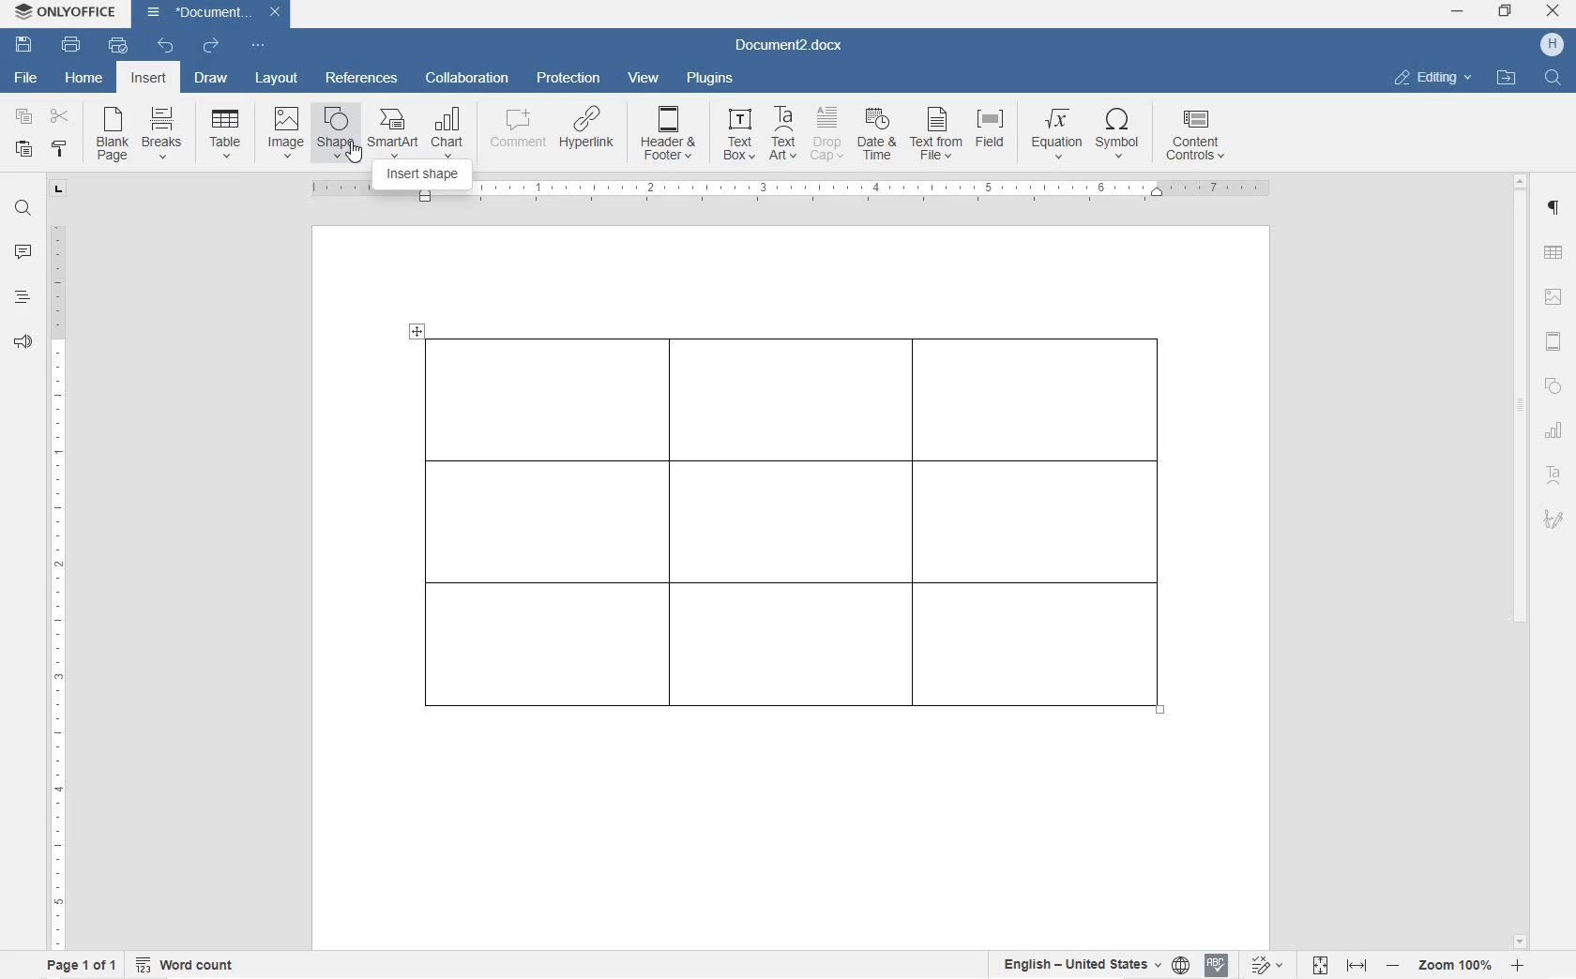 Image resolution: width=1576 pixels, height=979 pixels. I want to click on cut, so click(59, 117).